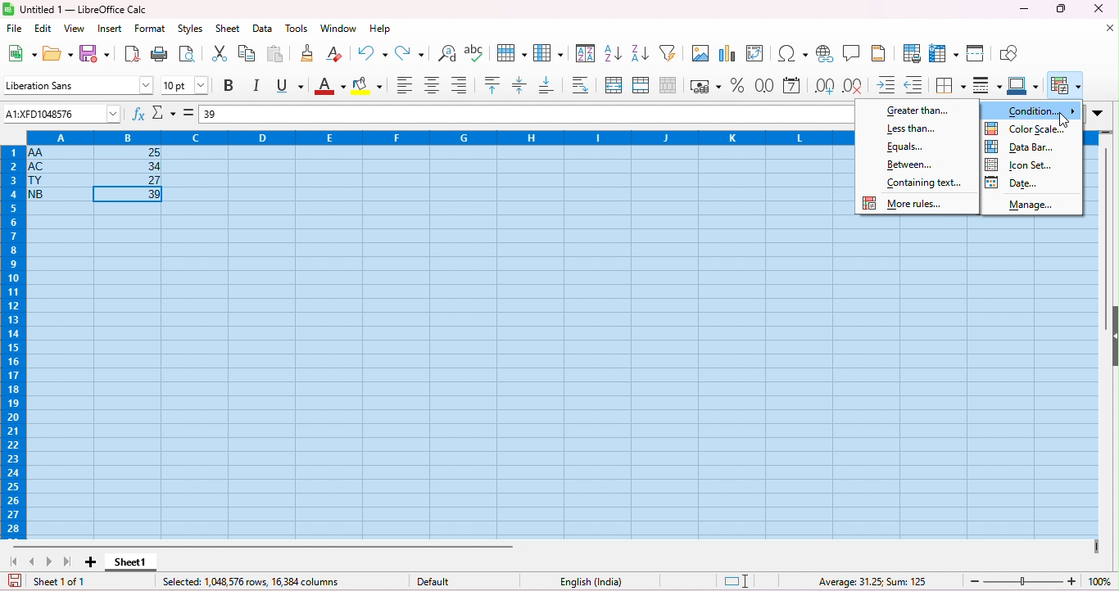 This screenshot has width=1119, height=591. I want to click on undo, so click(374, 52).